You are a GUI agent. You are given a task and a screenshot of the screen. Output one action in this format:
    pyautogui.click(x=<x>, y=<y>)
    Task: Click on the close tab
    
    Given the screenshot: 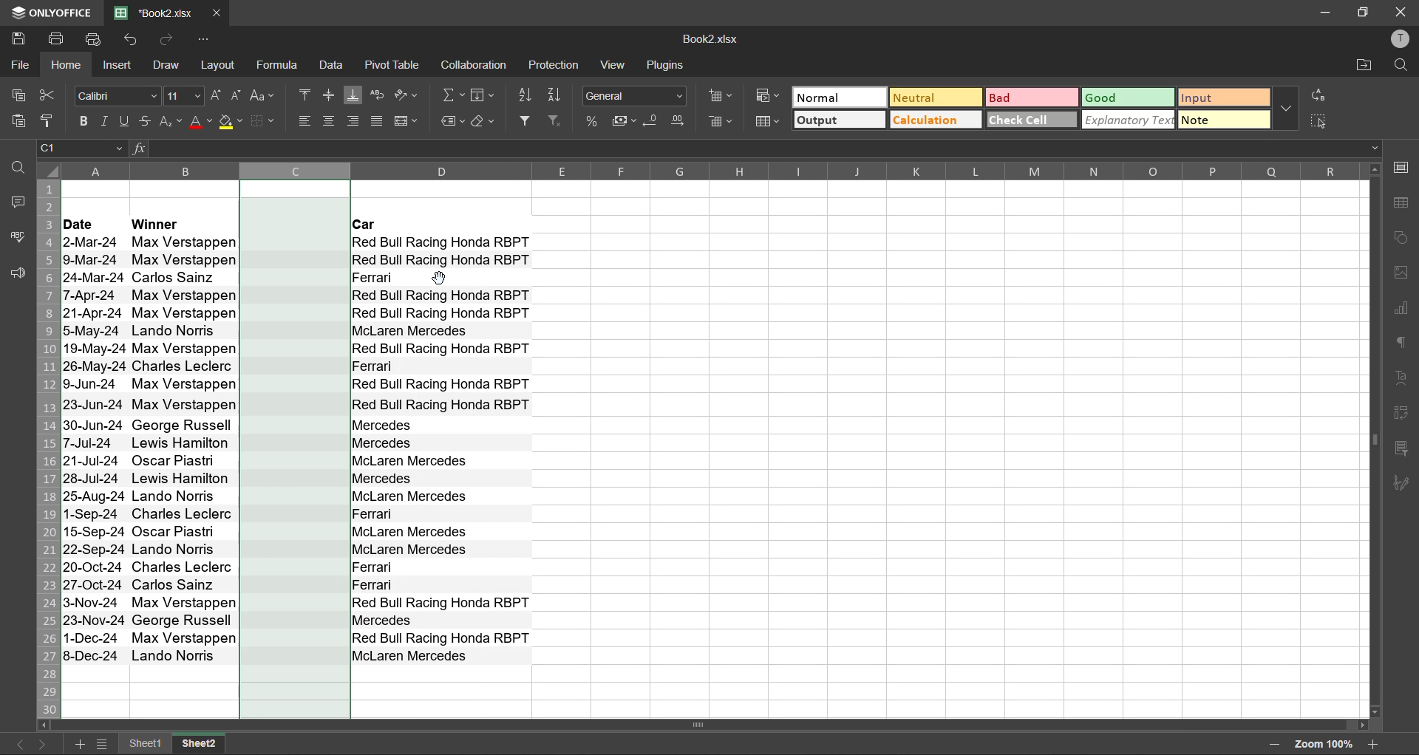 What is the action you would take?
    pyautogui.click(x=217, y=13)
    